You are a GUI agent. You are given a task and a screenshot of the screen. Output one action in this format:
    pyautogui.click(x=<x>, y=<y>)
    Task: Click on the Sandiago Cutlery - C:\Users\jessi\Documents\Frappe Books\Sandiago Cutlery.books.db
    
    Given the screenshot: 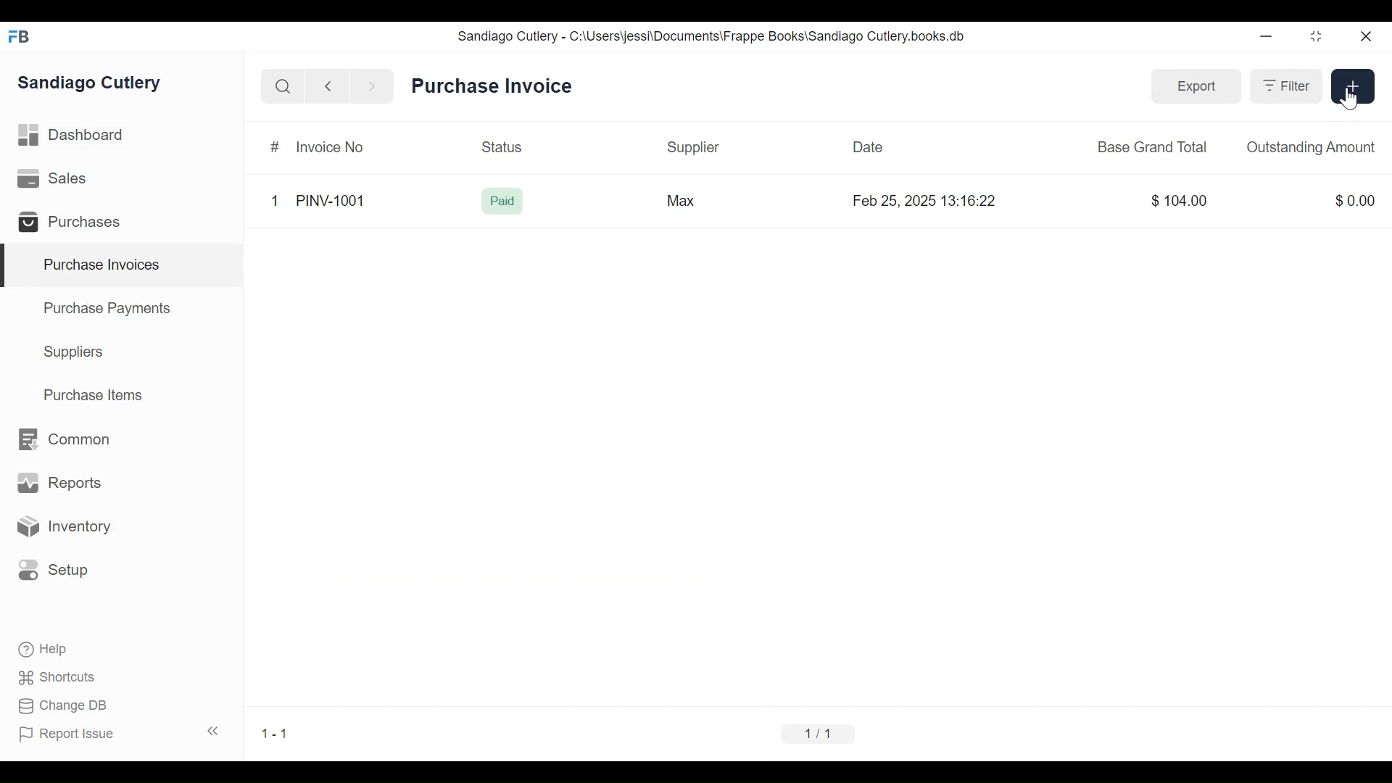 What is the action you would take?
    pyautogui.click(x=712, y=36)
    